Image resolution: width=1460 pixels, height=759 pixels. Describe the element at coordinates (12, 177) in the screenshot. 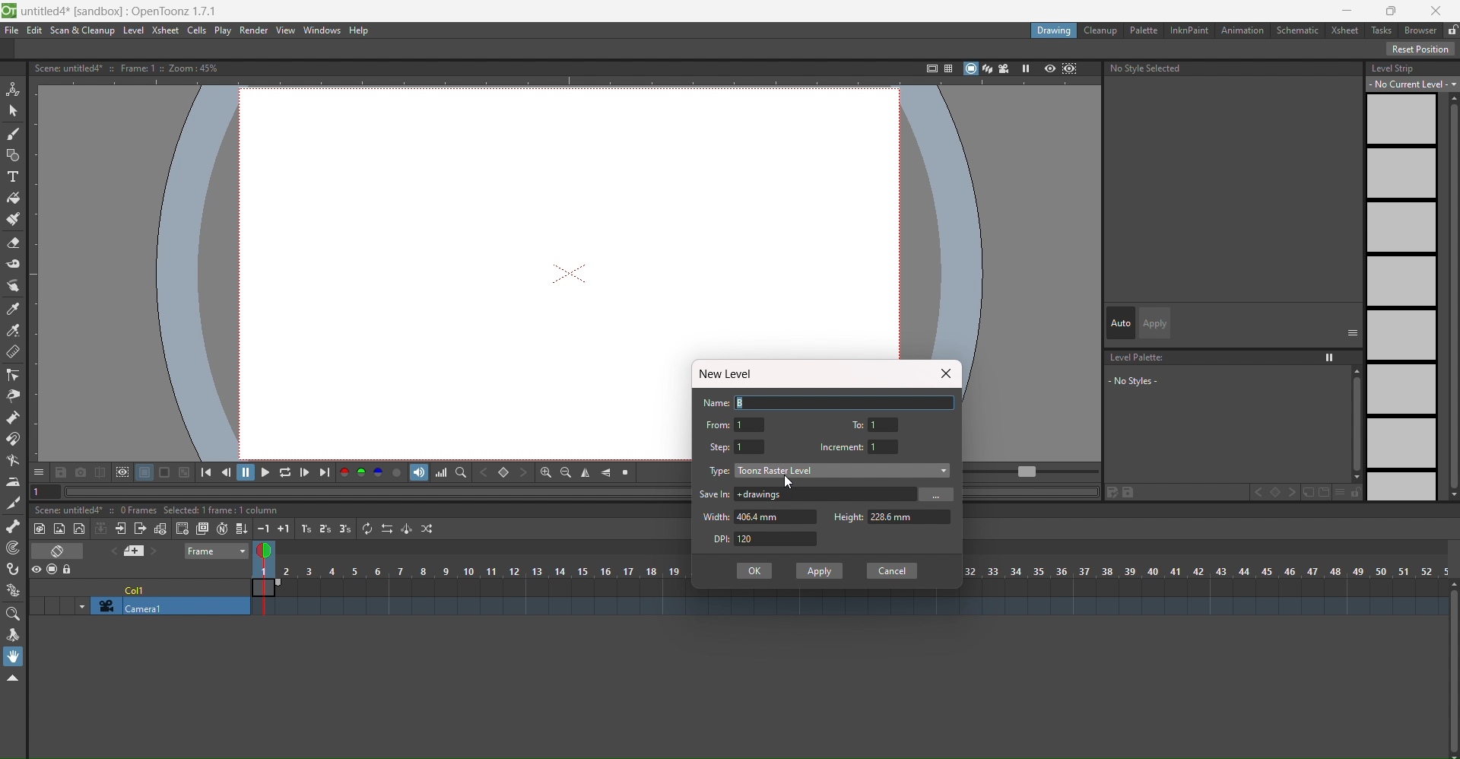

I see `type tool` at that location.